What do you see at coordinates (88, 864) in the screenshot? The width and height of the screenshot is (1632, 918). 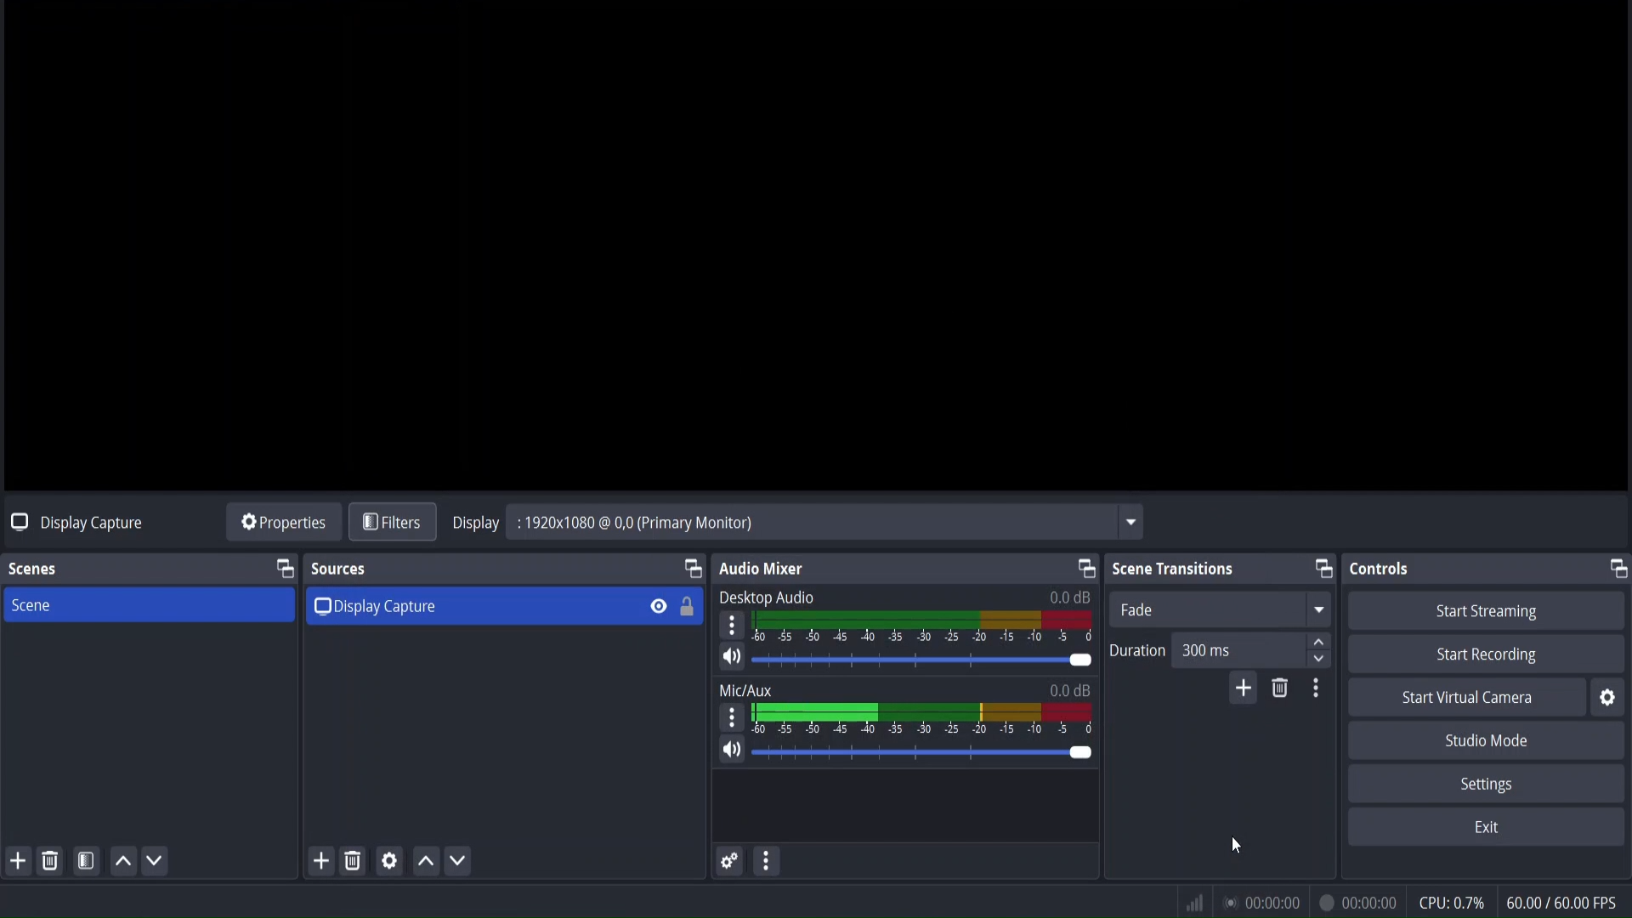 I see `open scene filter` at bounding box center [88, 864].